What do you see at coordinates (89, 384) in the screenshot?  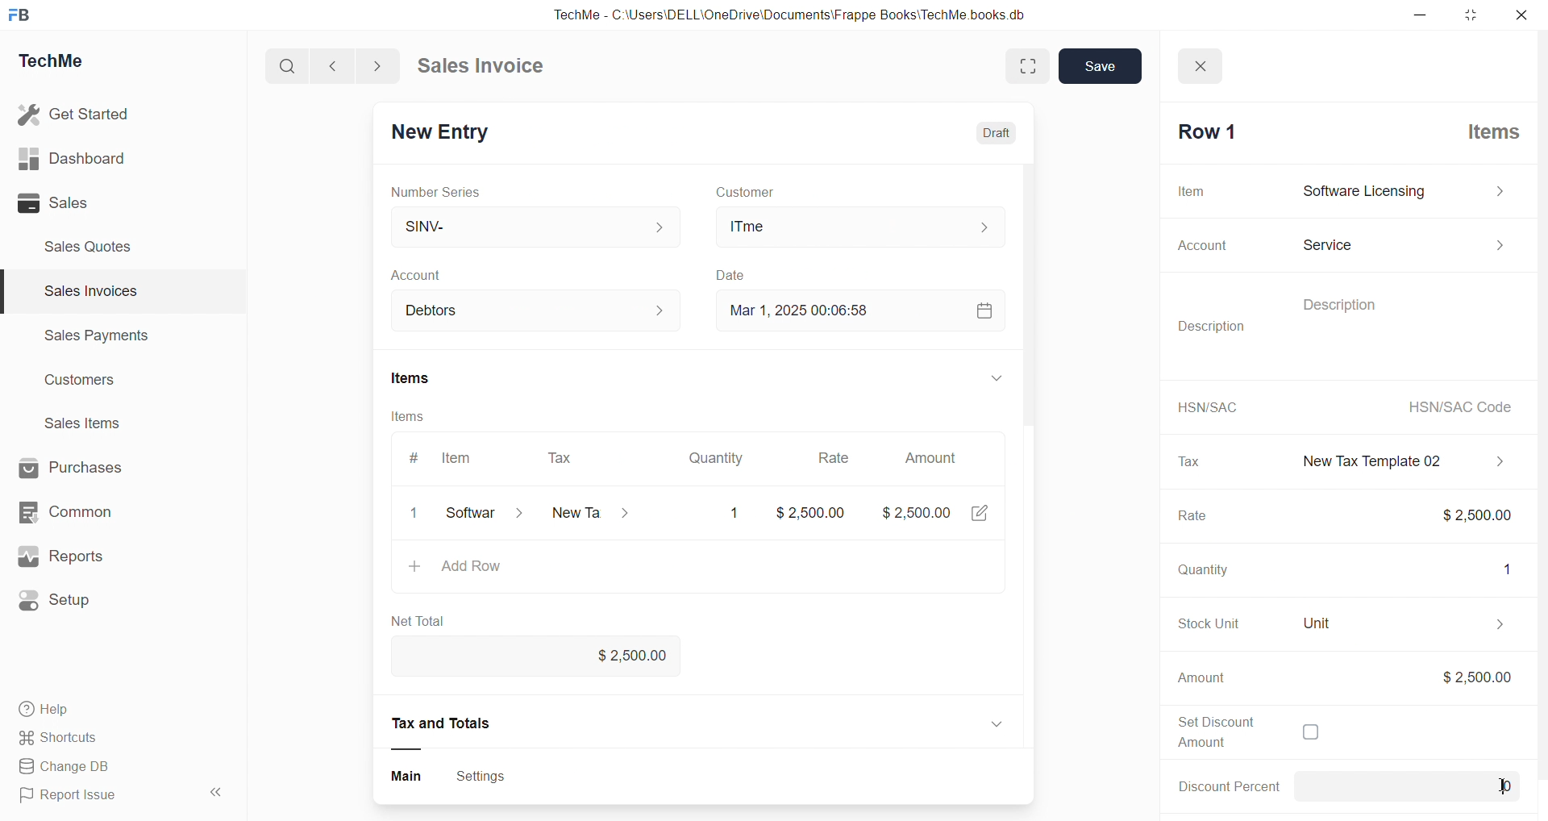 I see `Customers` at bounding box center [89, 384].